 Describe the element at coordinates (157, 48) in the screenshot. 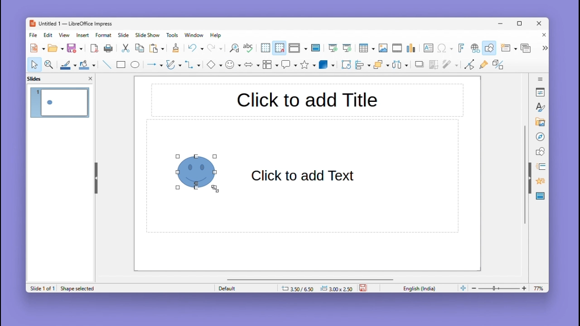

I see `paste` at that location.